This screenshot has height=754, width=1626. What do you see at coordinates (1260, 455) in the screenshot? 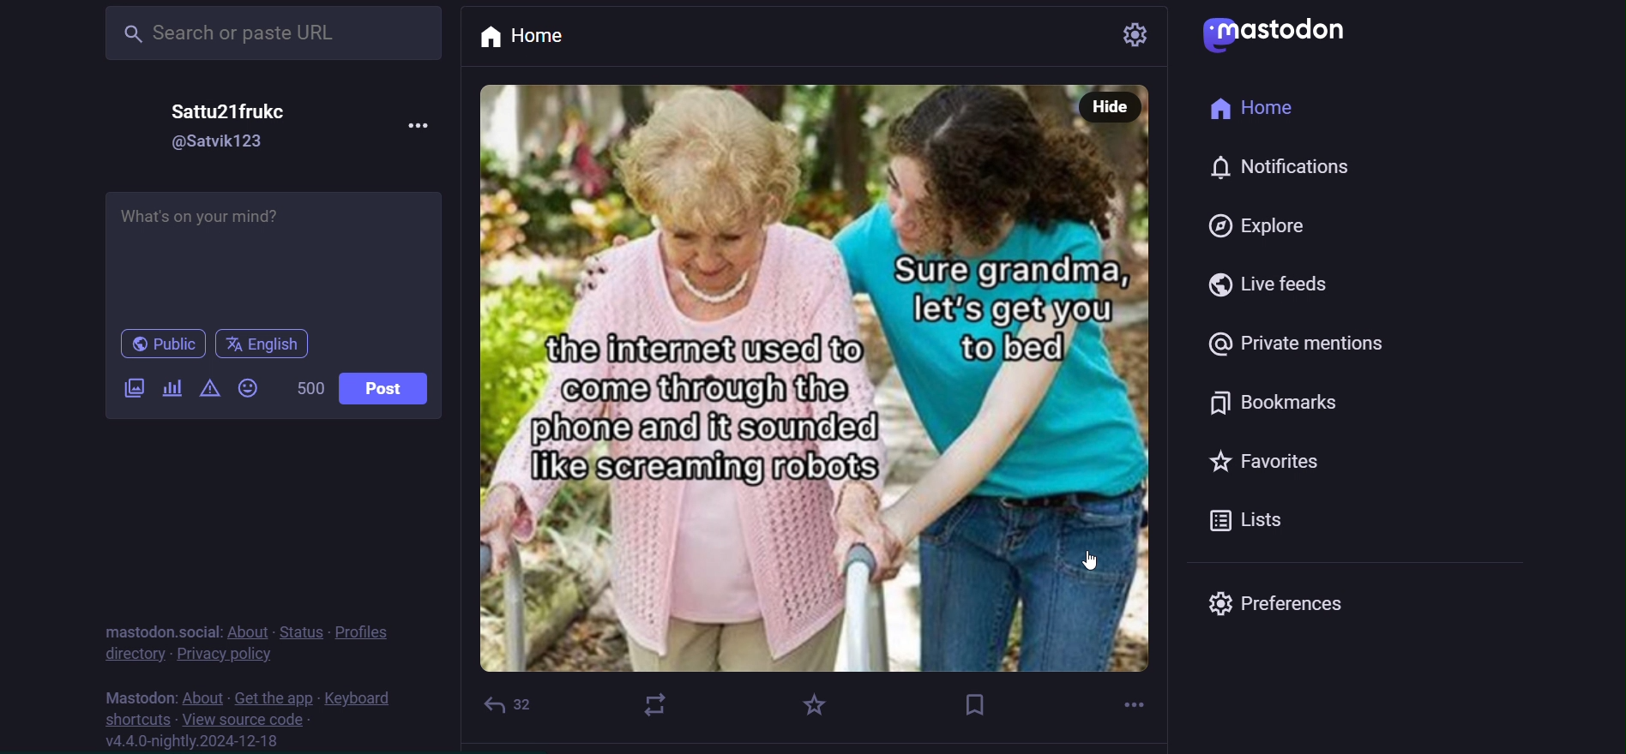
I see `favorites` at bounding box center [1260, 455].